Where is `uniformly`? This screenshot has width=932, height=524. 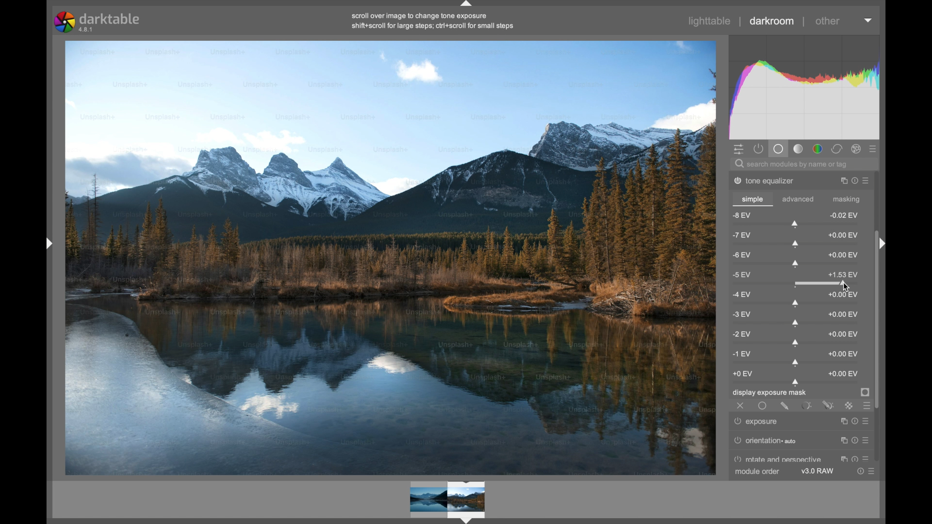
uniformly is located at coordinates (762, 406).